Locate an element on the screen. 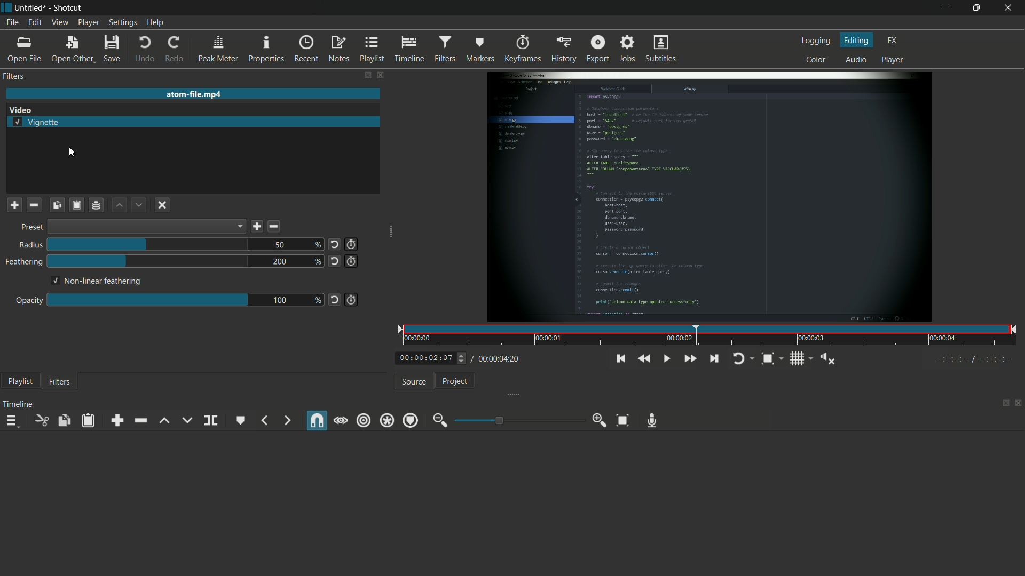 Image resolution: width=1025 pixels, height=576 pixels. file name is located at coordinates (195, 94).